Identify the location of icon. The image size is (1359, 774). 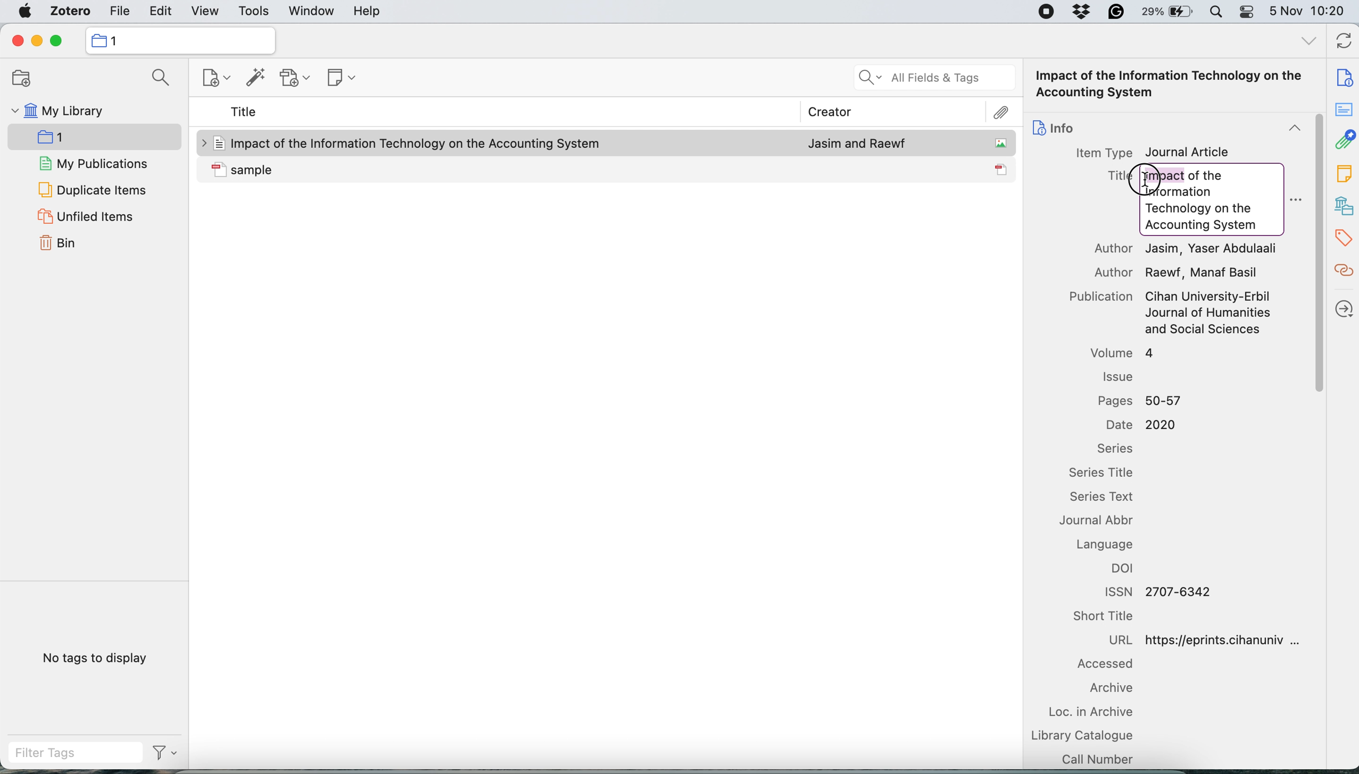
(218, 143).